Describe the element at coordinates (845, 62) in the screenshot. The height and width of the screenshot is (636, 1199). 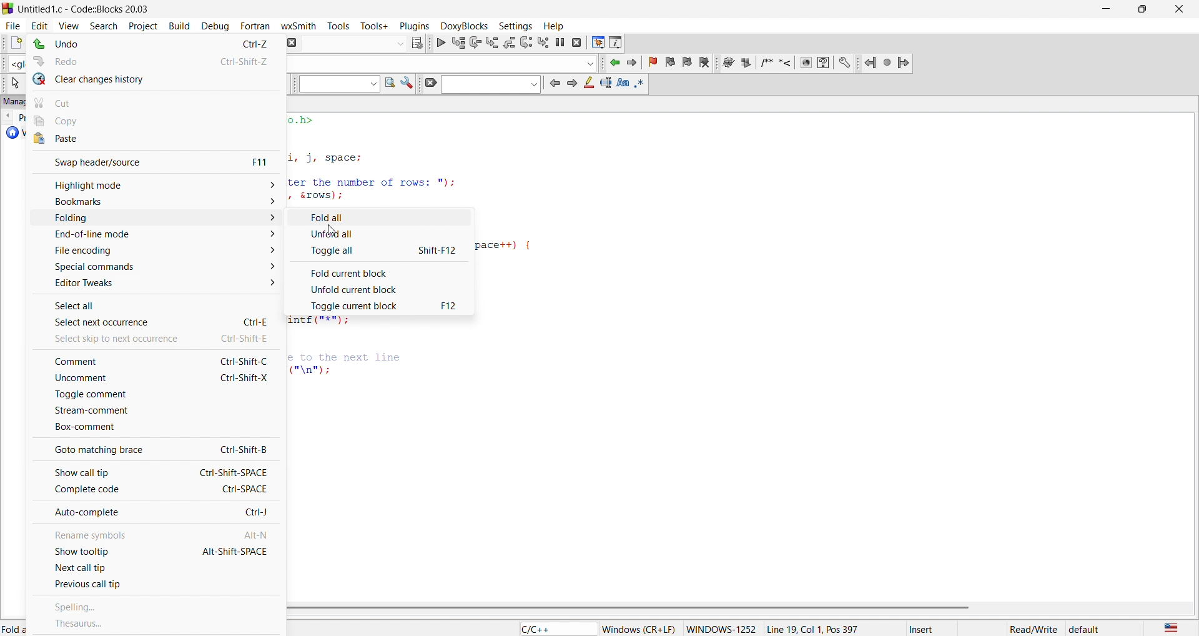
I see `settings` at that location.